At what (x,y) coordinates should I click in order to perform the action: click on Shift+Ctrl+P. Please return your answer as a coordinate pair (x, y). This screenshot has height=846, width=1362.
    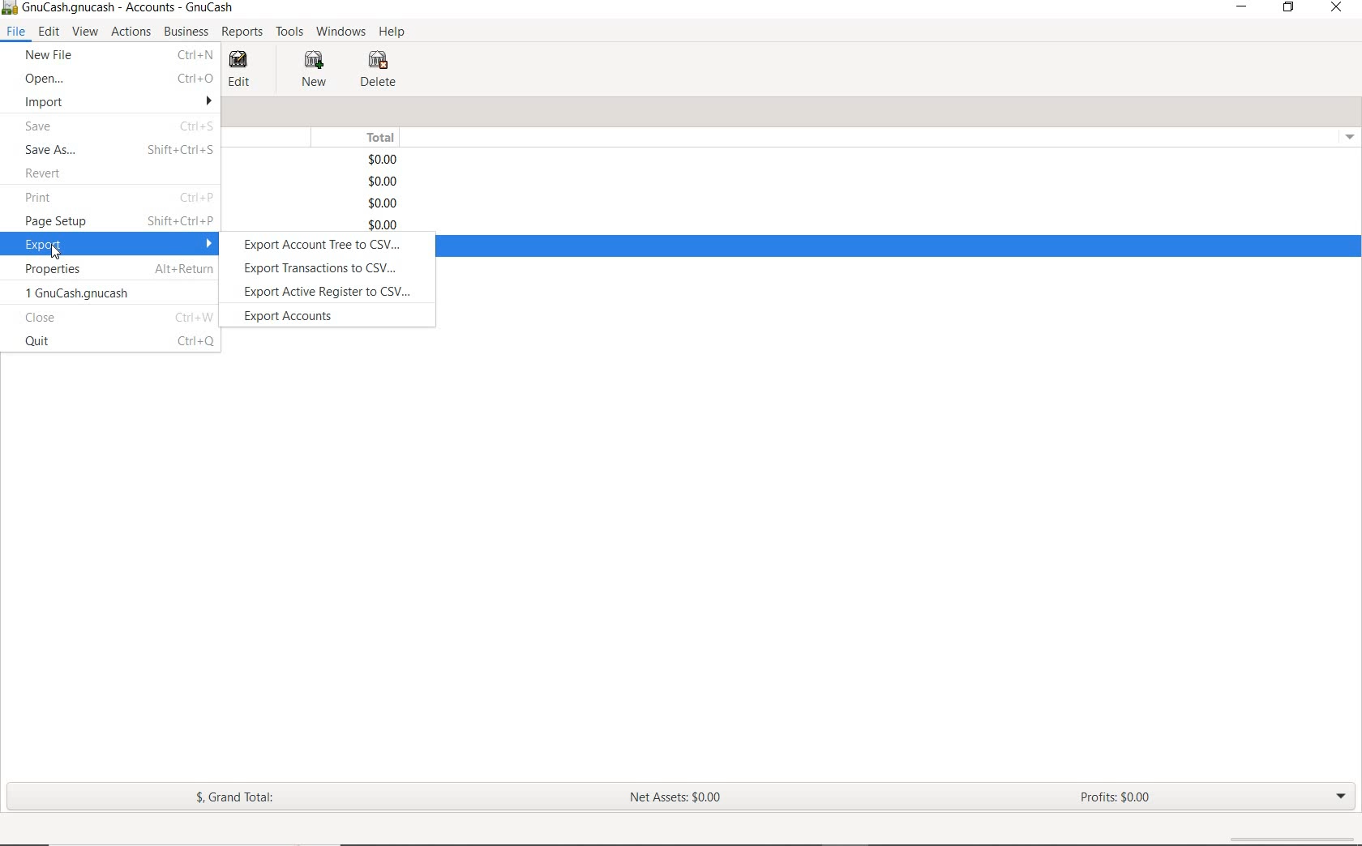
    Looking at the image, I should click on (182, 222).